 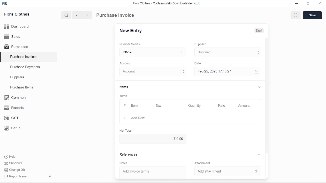 I want to click on Amount, so click(x=243, y=105).